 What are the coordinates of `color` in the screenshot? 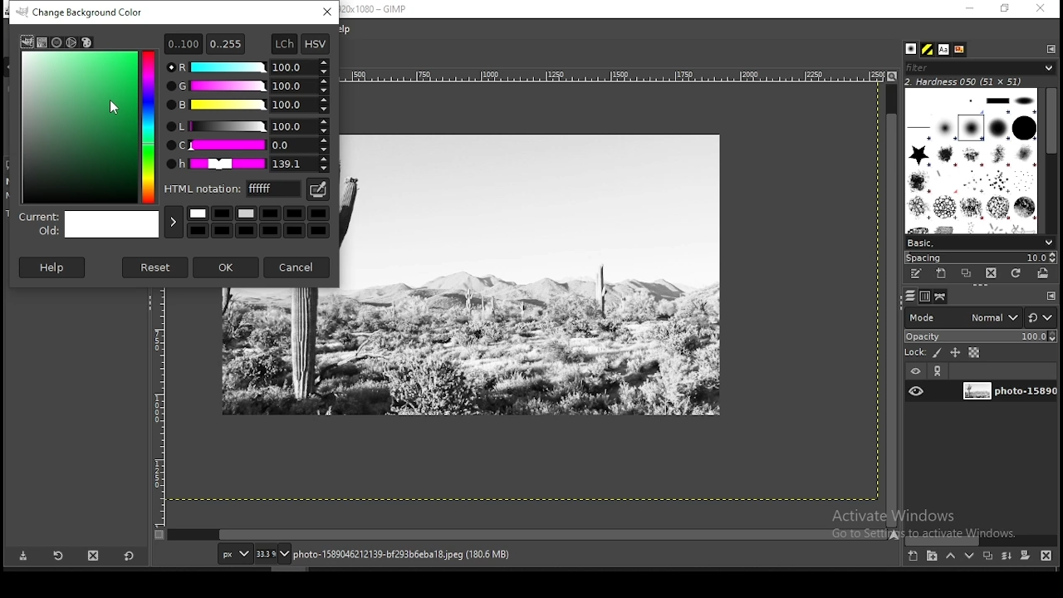 It's located at (261, 220).